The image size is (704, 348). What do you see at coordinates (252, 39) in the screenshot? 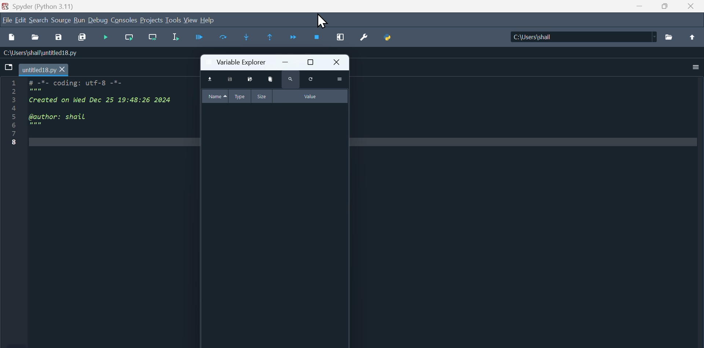
I see `Step into function` at bounding box center [252, 39].